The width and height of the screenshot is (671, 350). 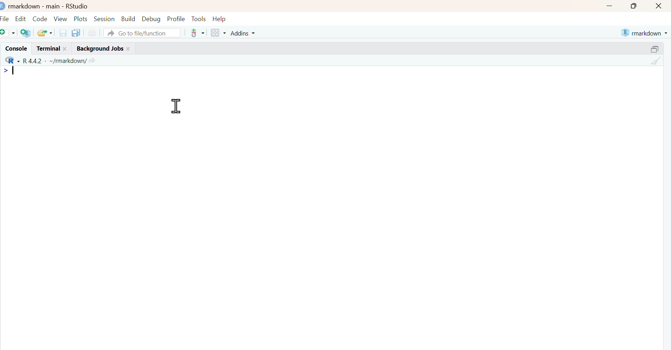 I want to click on save all, so click(x=76, y=32).